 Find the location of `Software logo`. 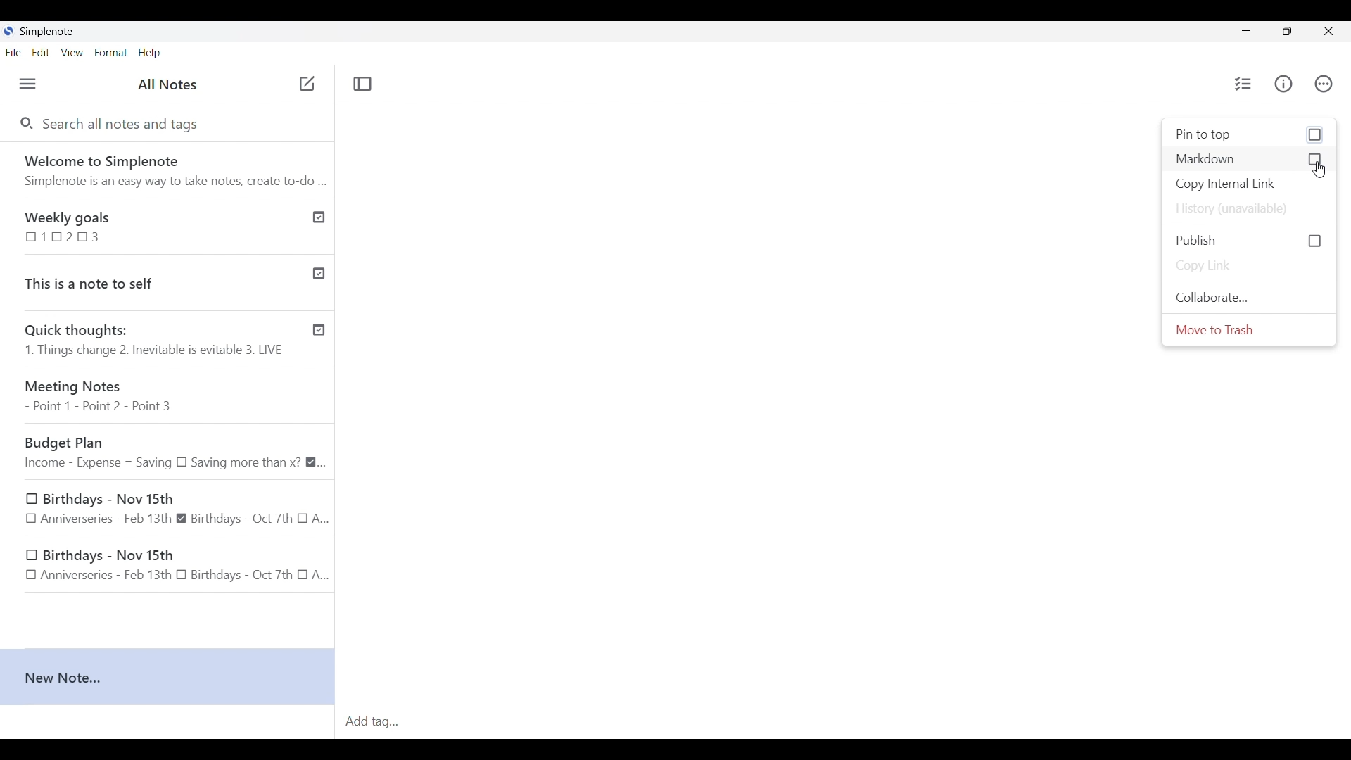

Software logo is located at coordinates (8, 31).